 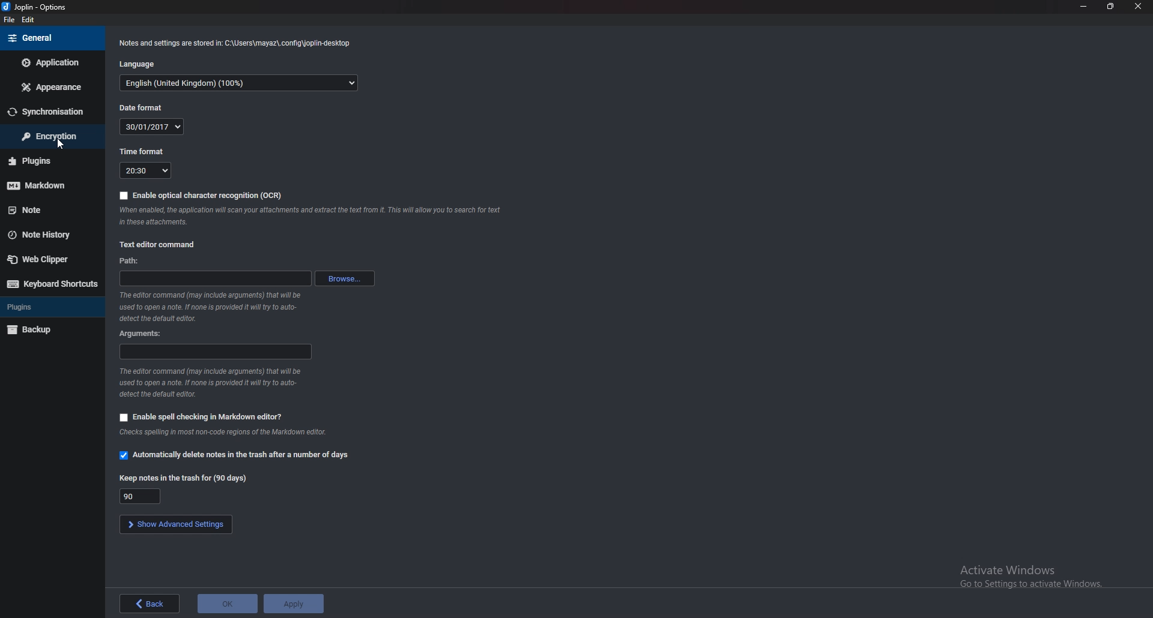 I want to click on Activate Windows, so click(x=1029, y=578).